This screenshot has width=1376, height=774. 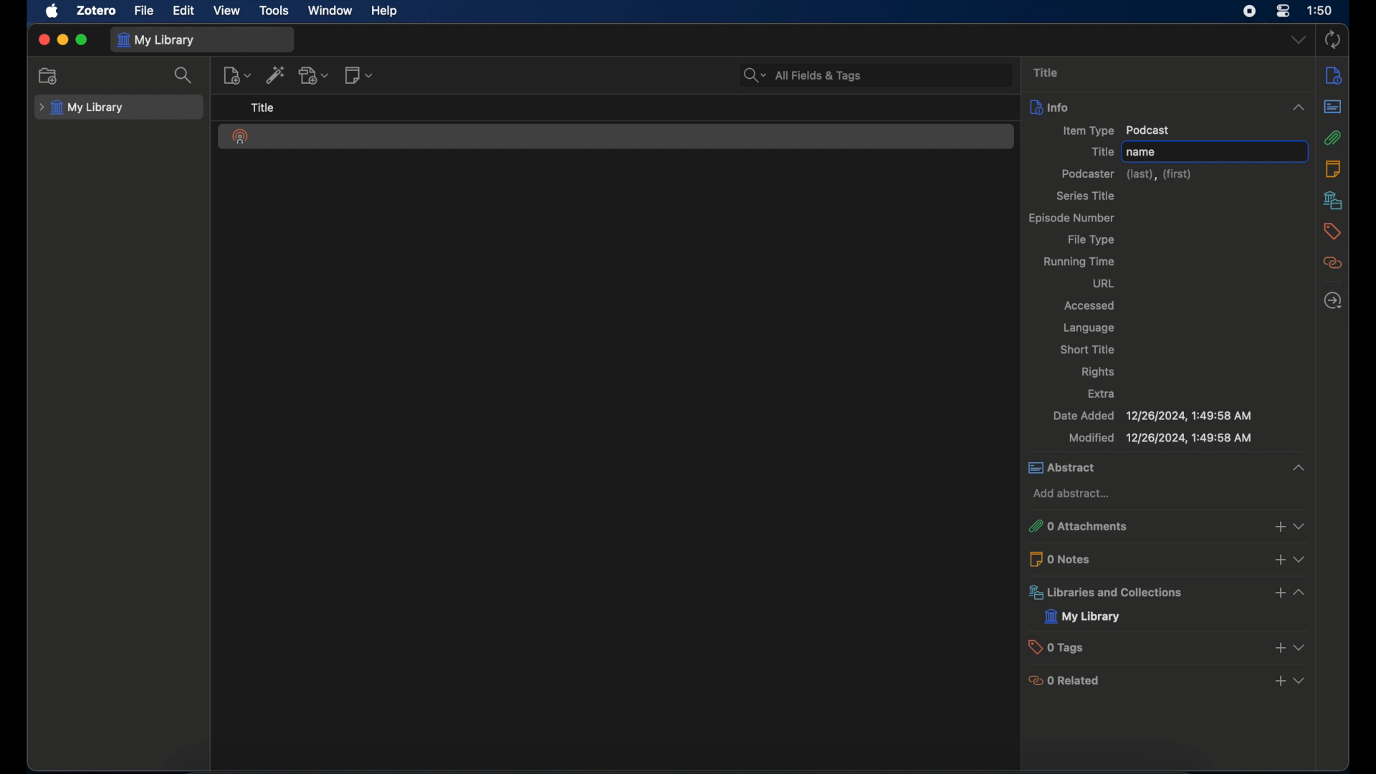 I want to click on 0 notes, so click(x=1169, y=558).